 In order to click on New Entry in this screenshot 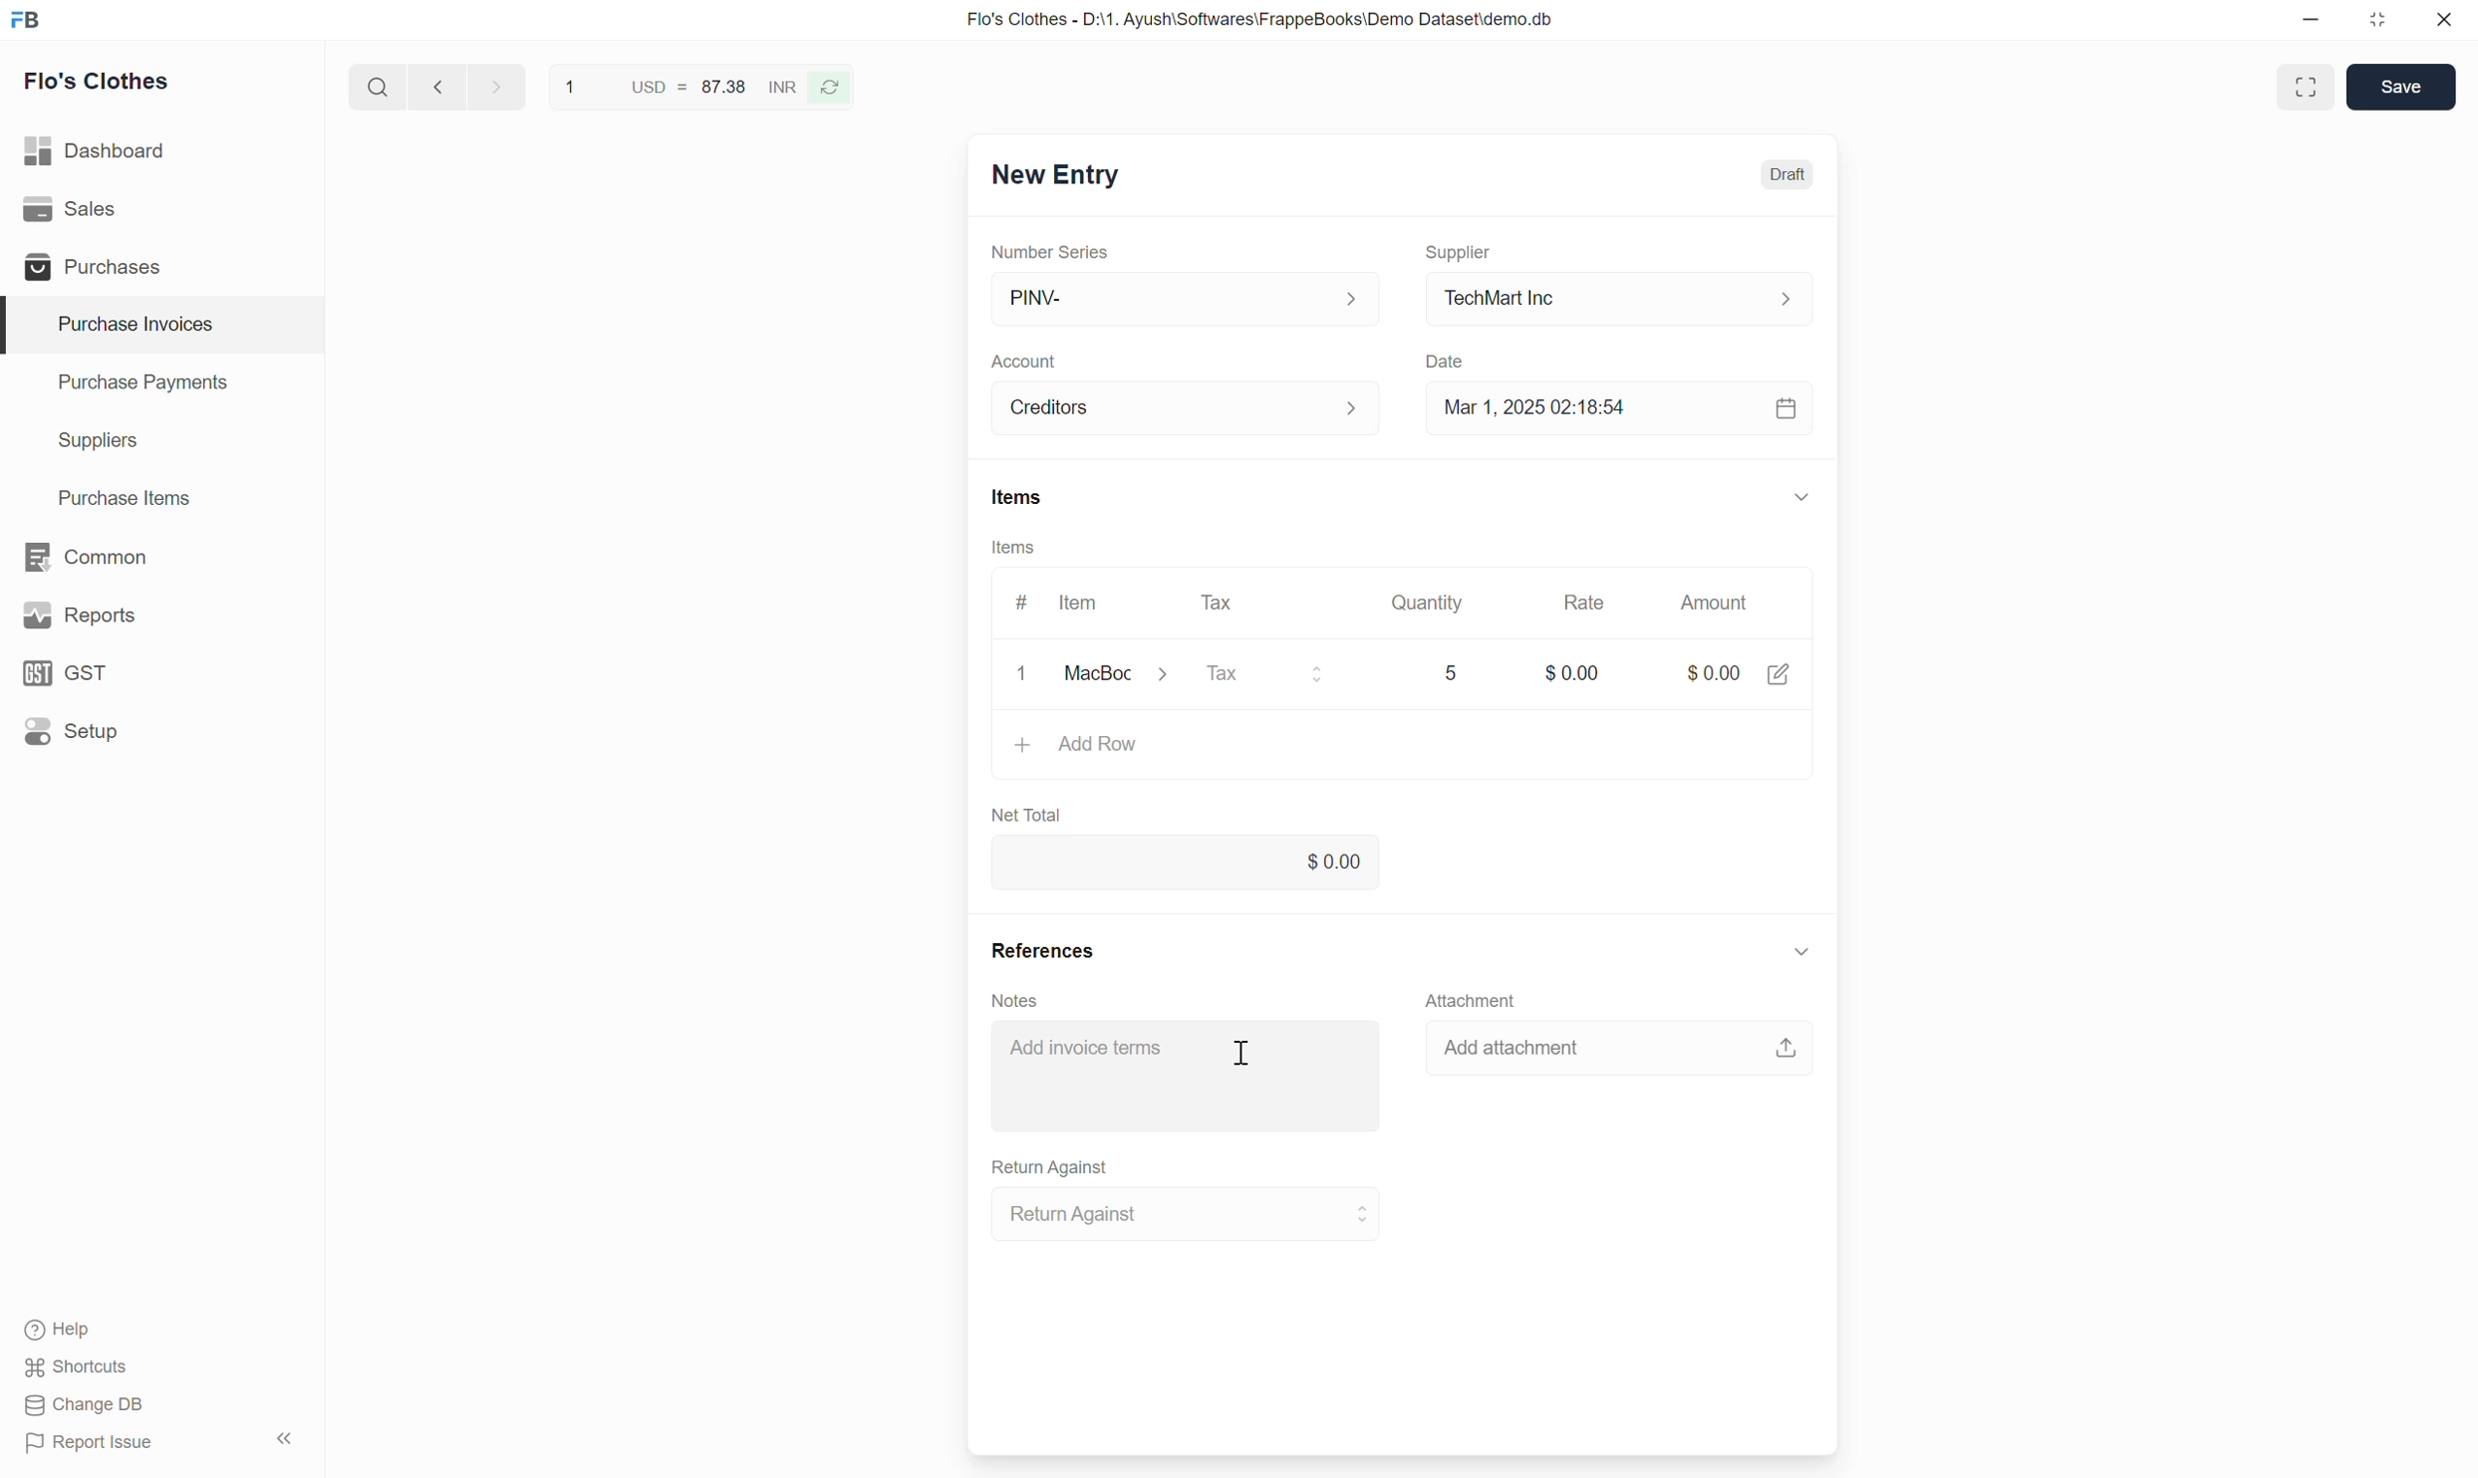, I will do `click(1057, 175)`.